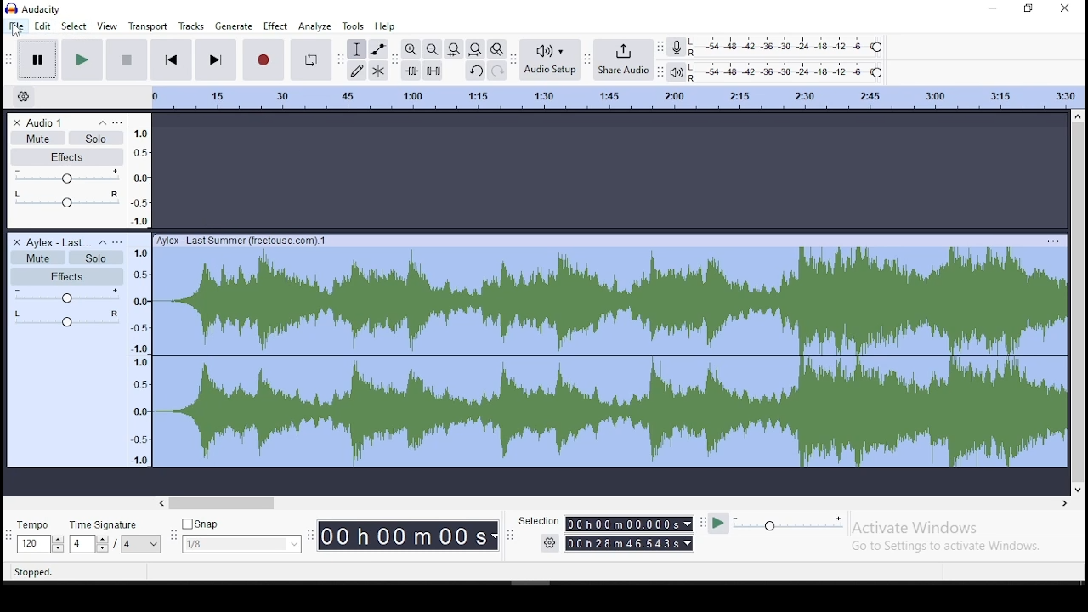 The height and width of the screenshot is (612, 1088). Describe the element at coordinates (787, 524) in the screenshot. I see `playback speed` at that location.